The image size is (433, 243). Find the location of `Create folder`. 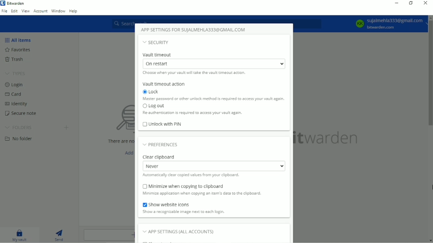

Create folder is located at coordinates (67, 127).